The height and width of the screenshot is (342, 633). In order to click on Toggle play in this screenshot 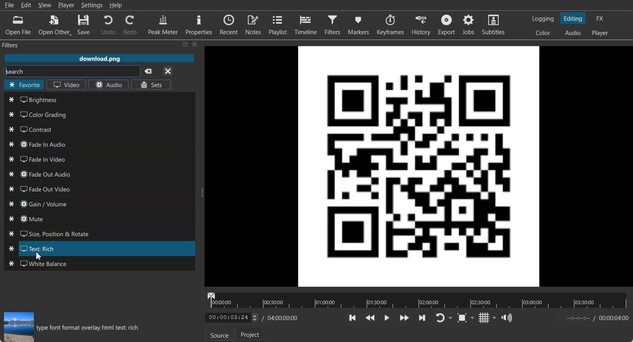, I will do `click(387, 318)`.